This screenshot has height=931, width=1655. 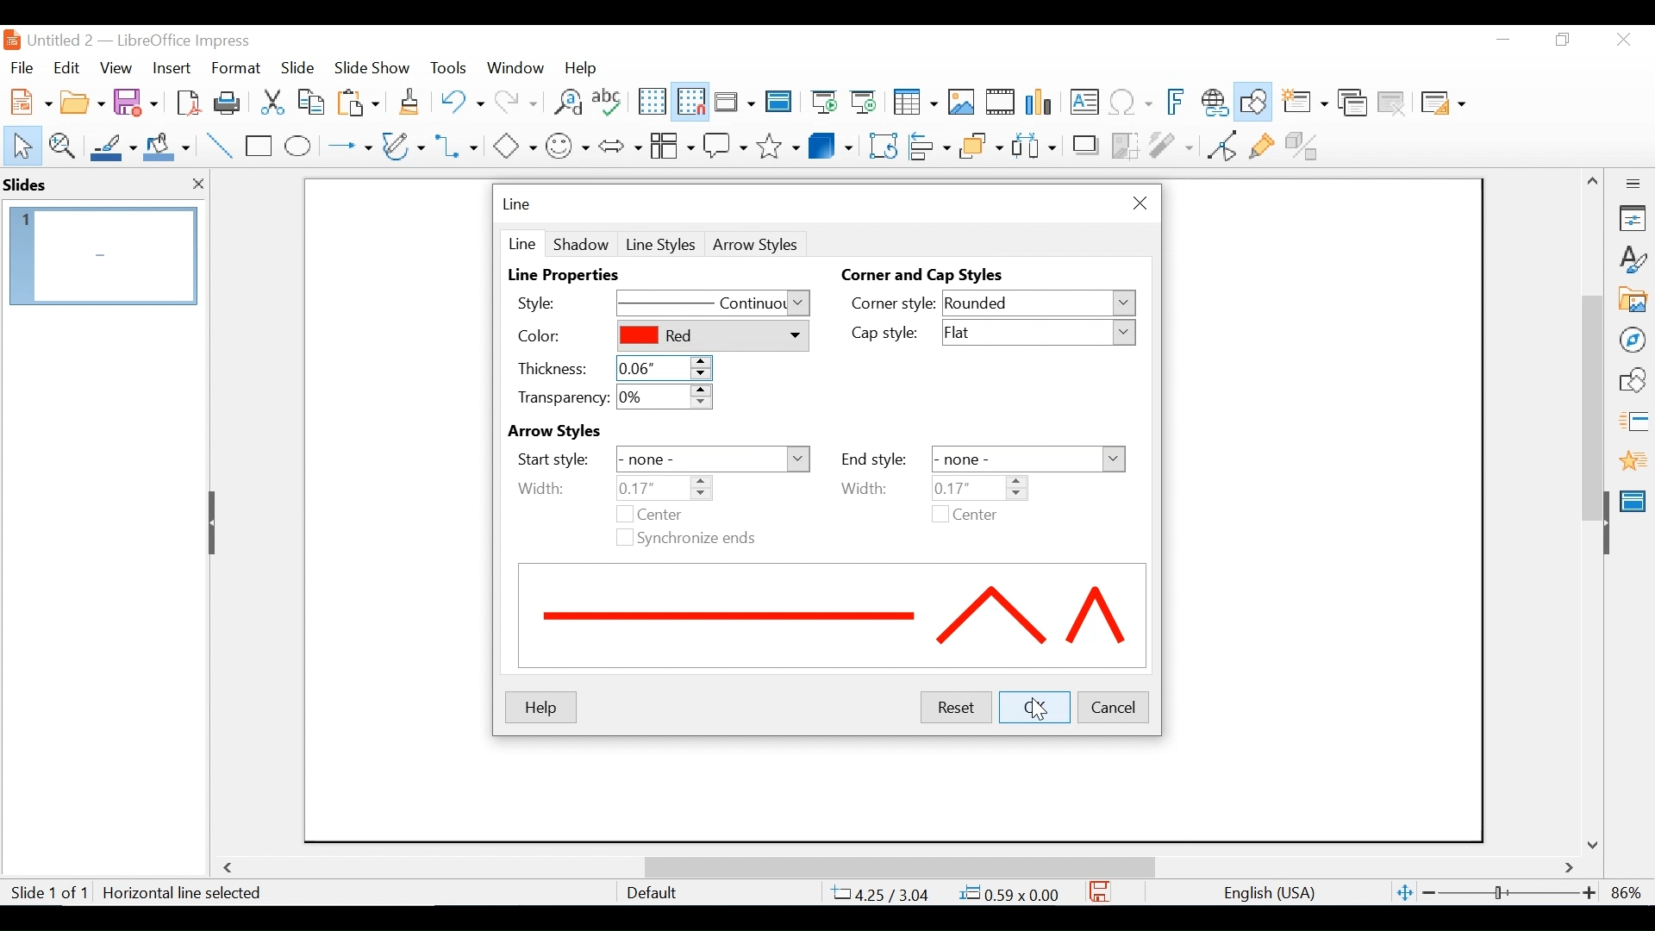 What do you see at coordinates (221, 147) in the screenshot?
I see `Insert Line` at bounding box center [221, 147].